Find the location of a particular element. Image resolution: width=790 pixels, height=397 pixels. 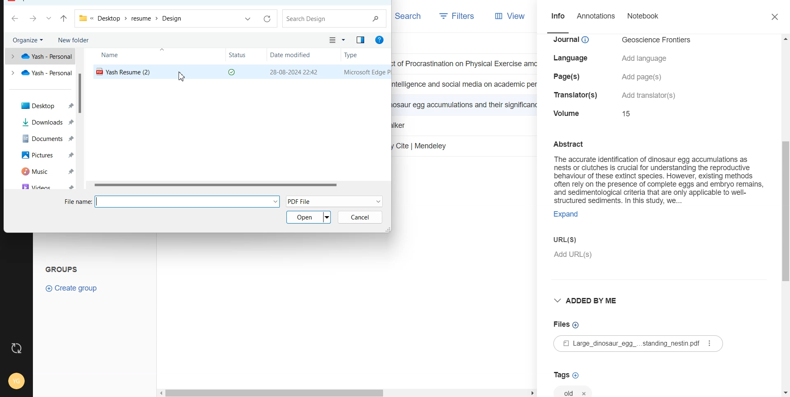

Add Tag is located at coordinates (566, 375).